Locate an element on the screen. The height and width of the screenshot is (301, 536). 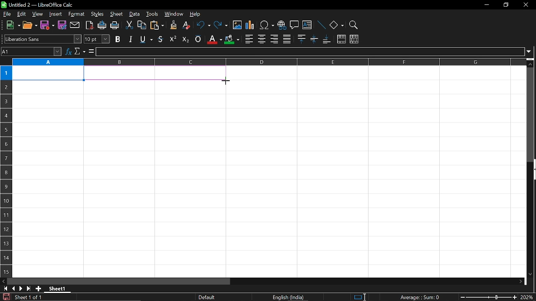
Cursor is located at coordinates (227, 81).